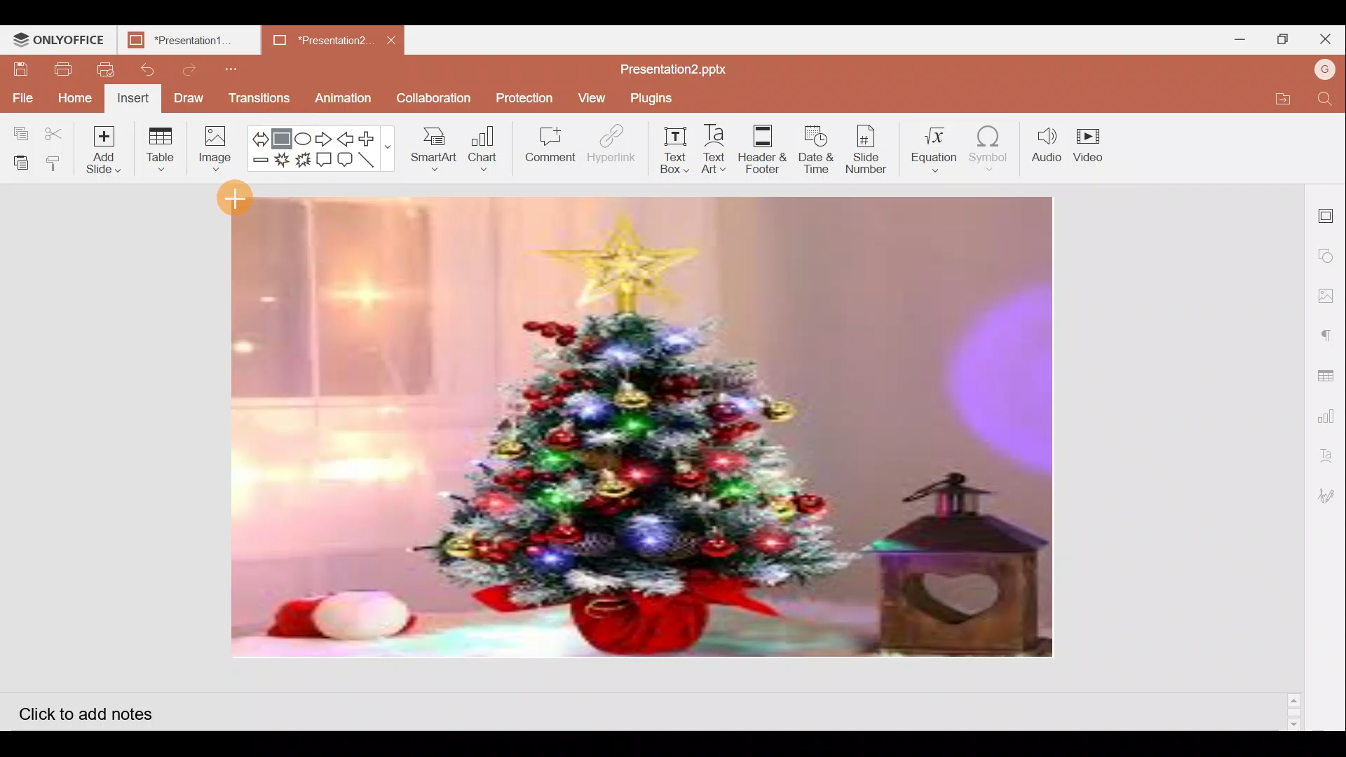 This screenshot has height=757, width=1346. I want to click on Date & time, so click(816, 149).